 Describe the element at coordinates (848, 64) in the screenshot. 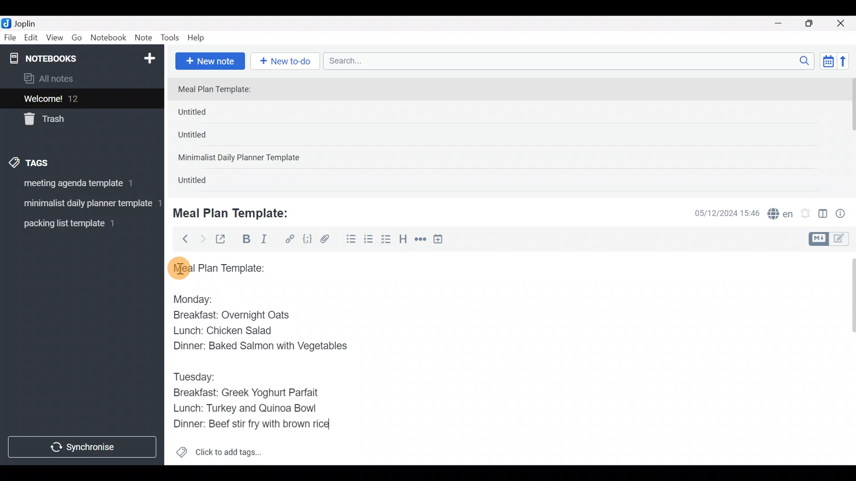

I see `Reverse sort` at that location.